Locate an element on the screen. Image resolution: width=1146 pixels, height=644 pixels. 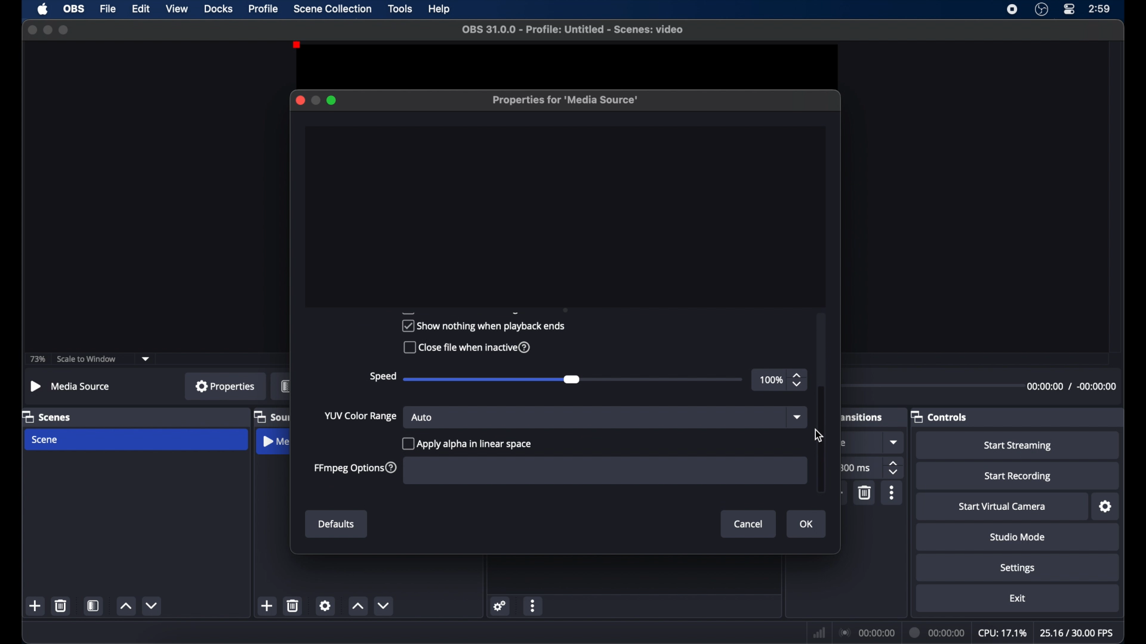
settings is located at coordinates (1107, 507).